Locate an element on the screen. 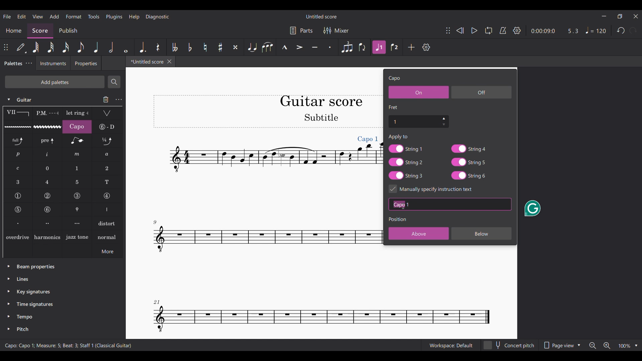  Redo is located at coordinates (633, 30).